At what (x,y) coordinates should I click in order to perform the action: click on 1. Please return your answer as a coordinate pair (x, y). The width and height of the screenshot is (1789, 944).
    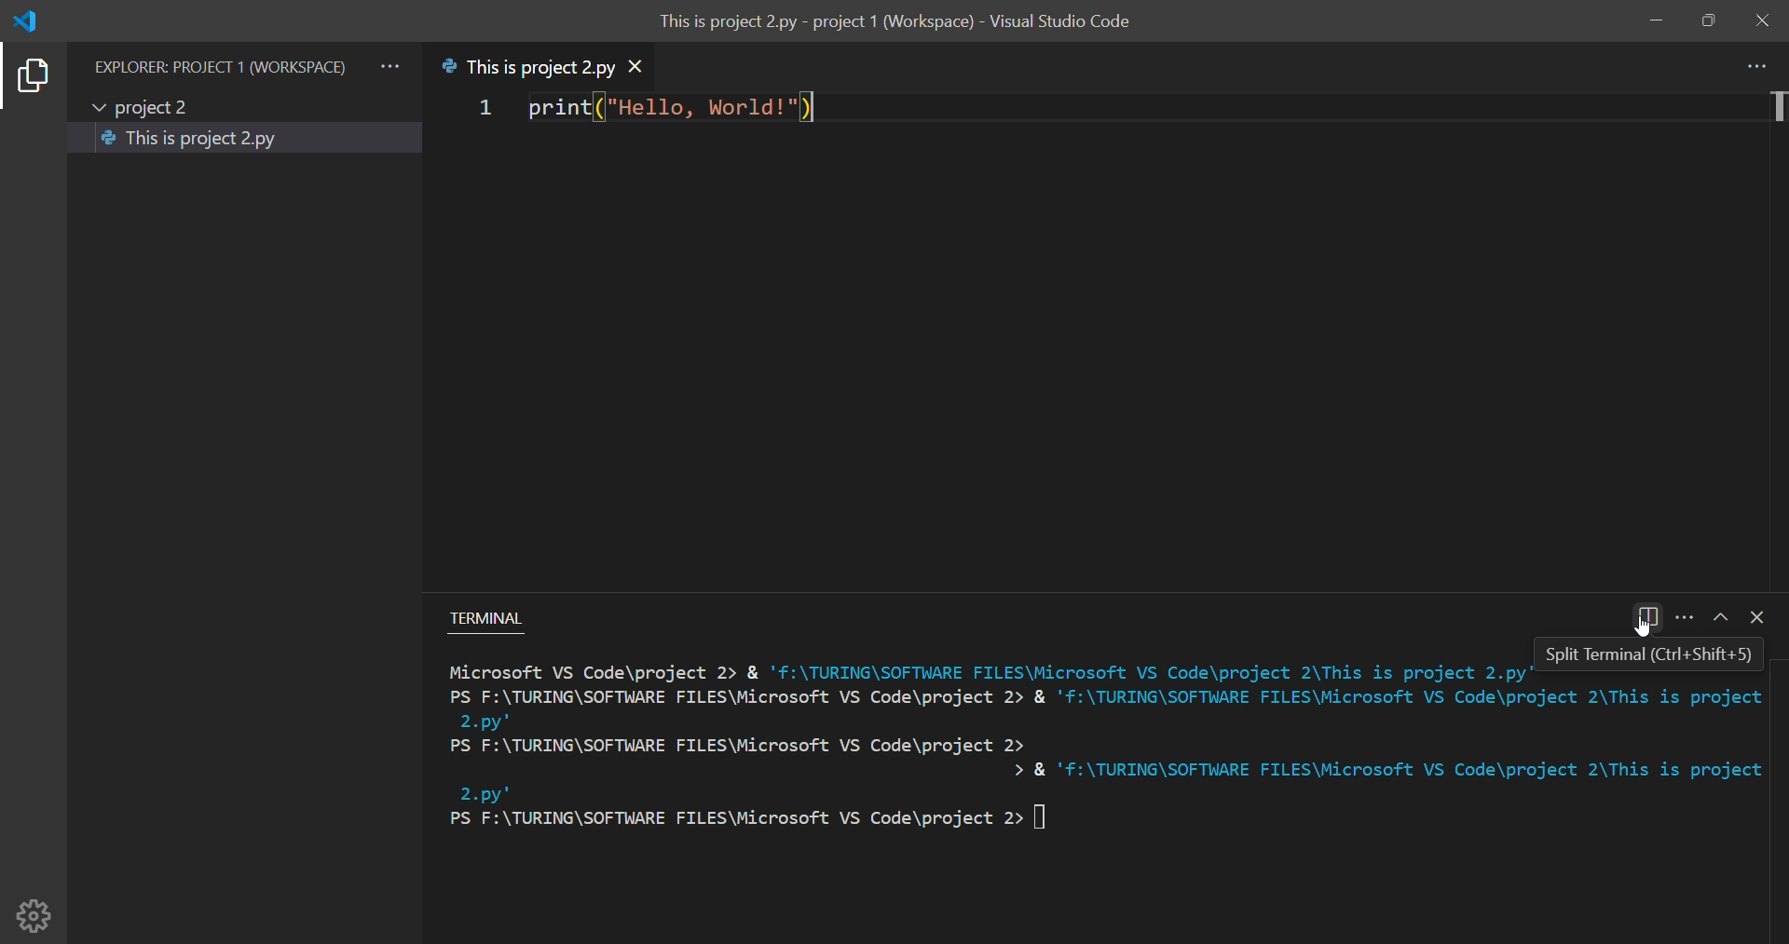
    Looking at the image, I should click on (471, 110).